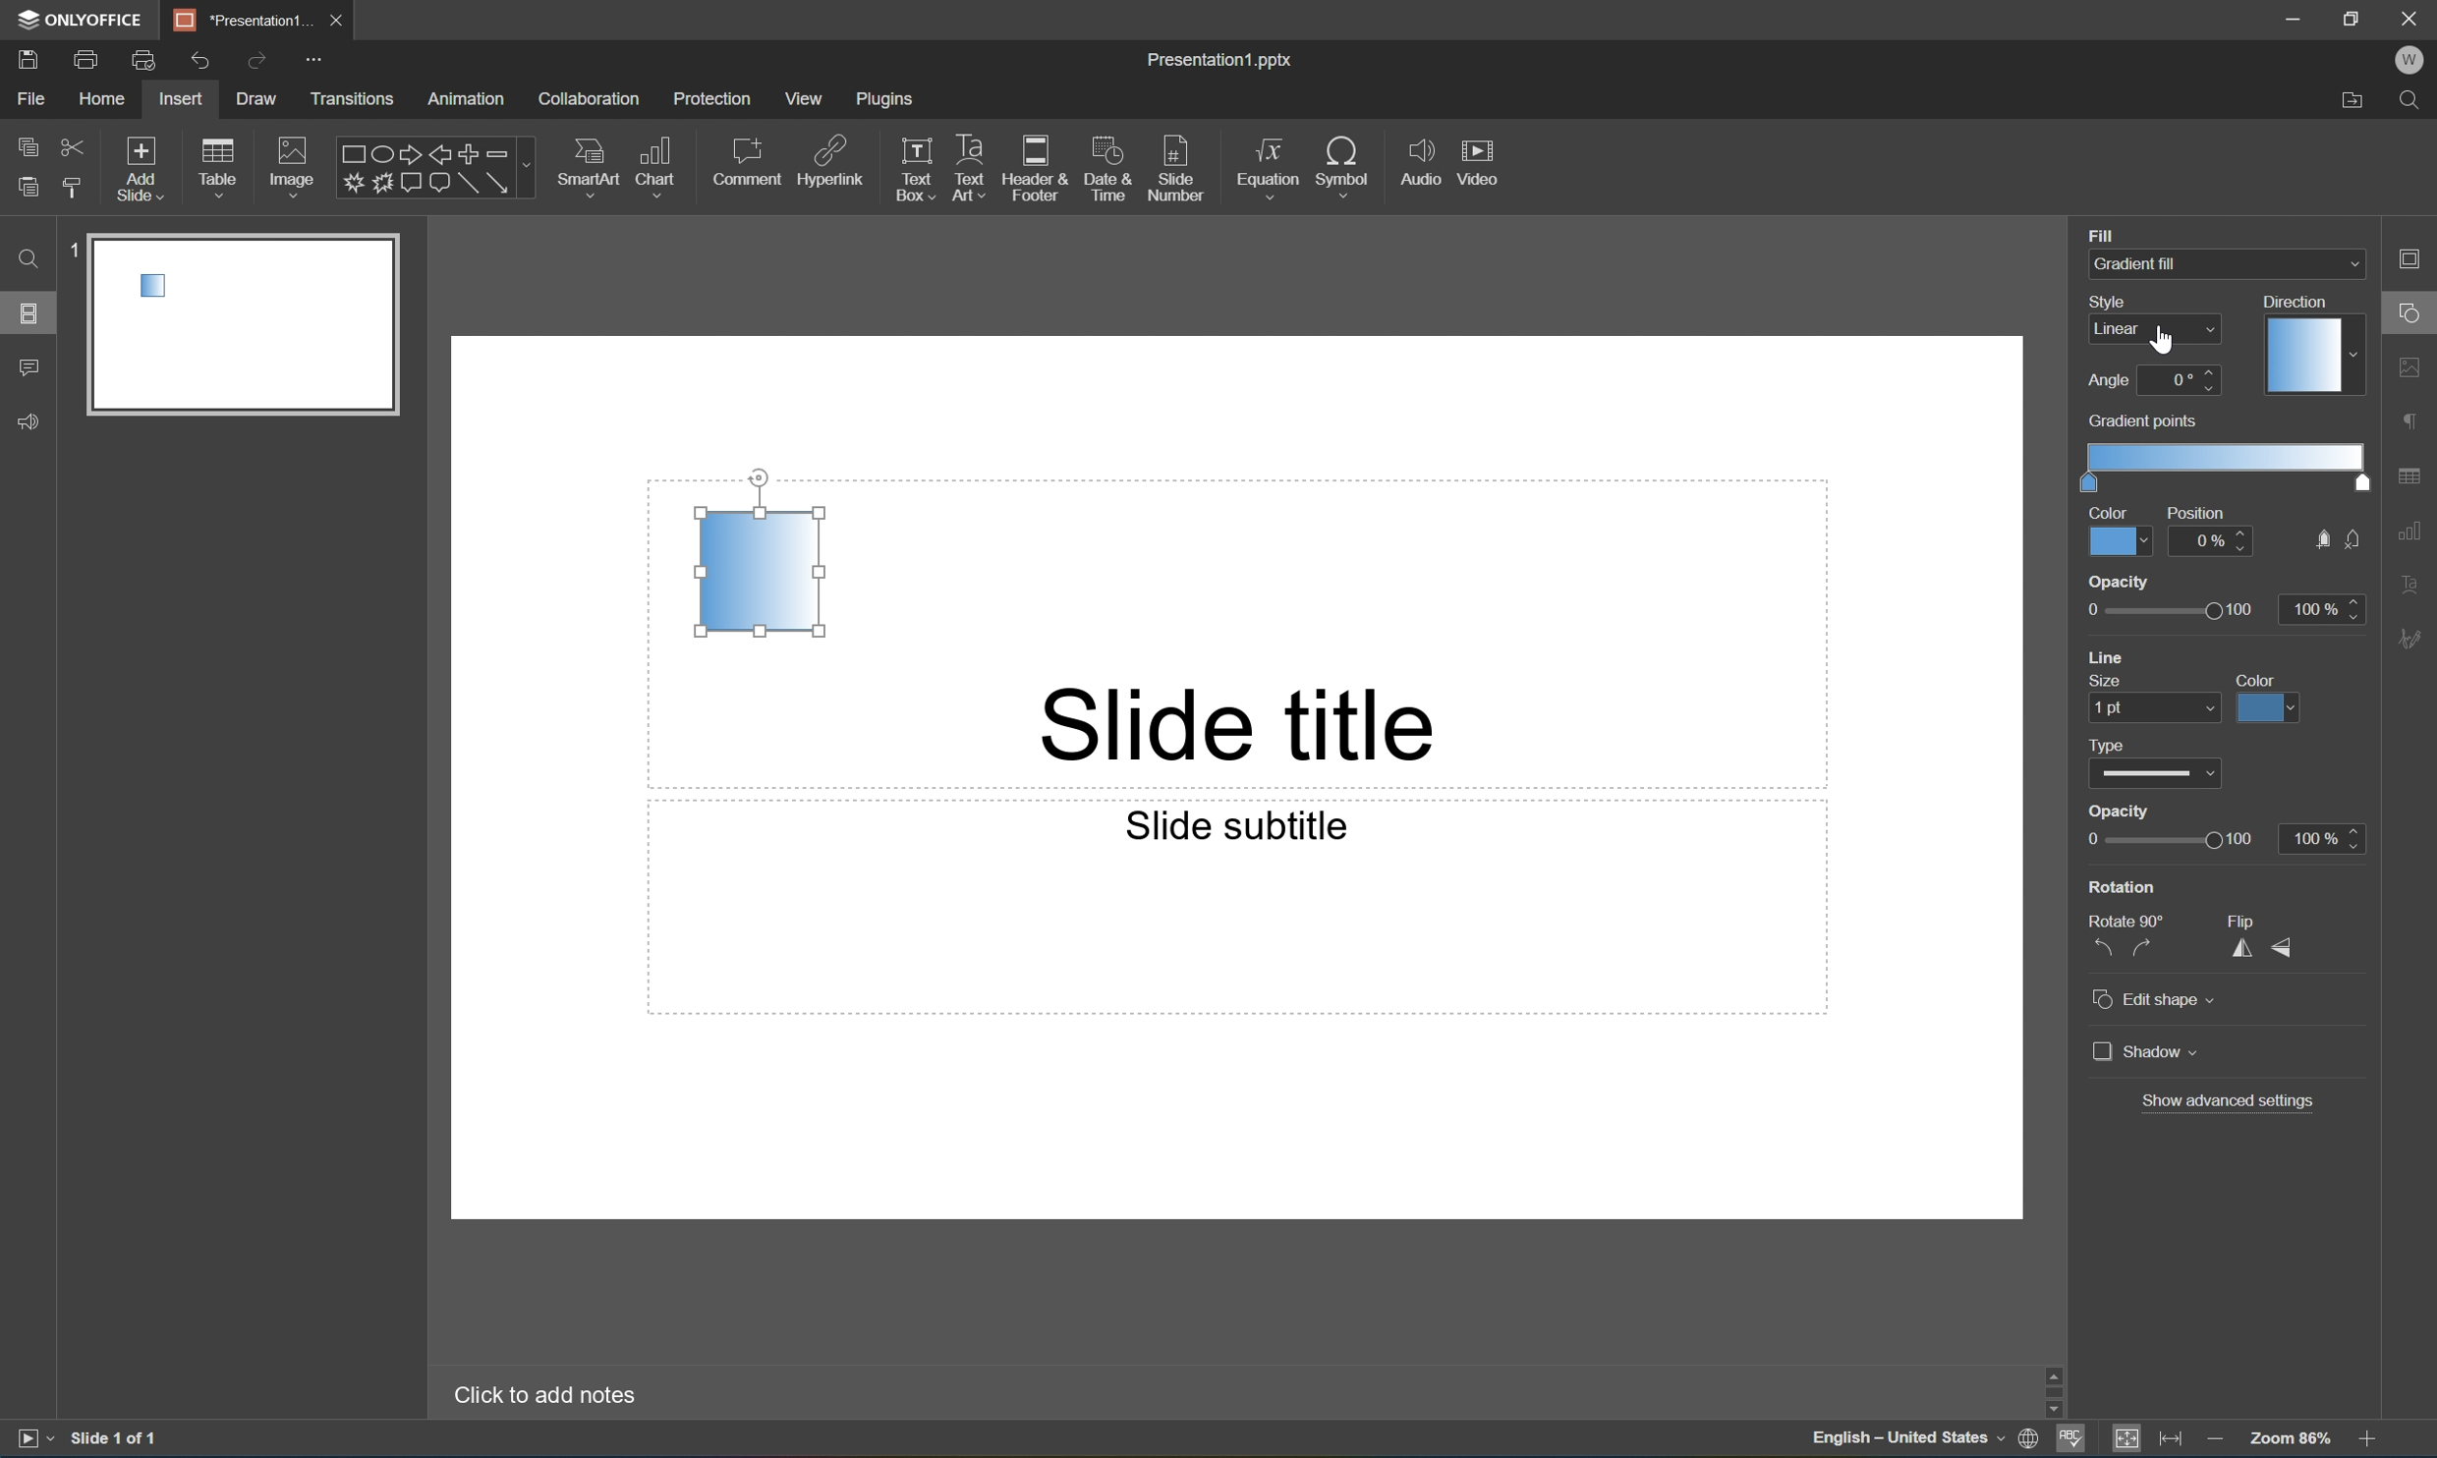 The image size is (2437, 1458). What do you see at coordinates (509, 152) in the screenshot?
I see `Minus` at bounding box center [509, 152].